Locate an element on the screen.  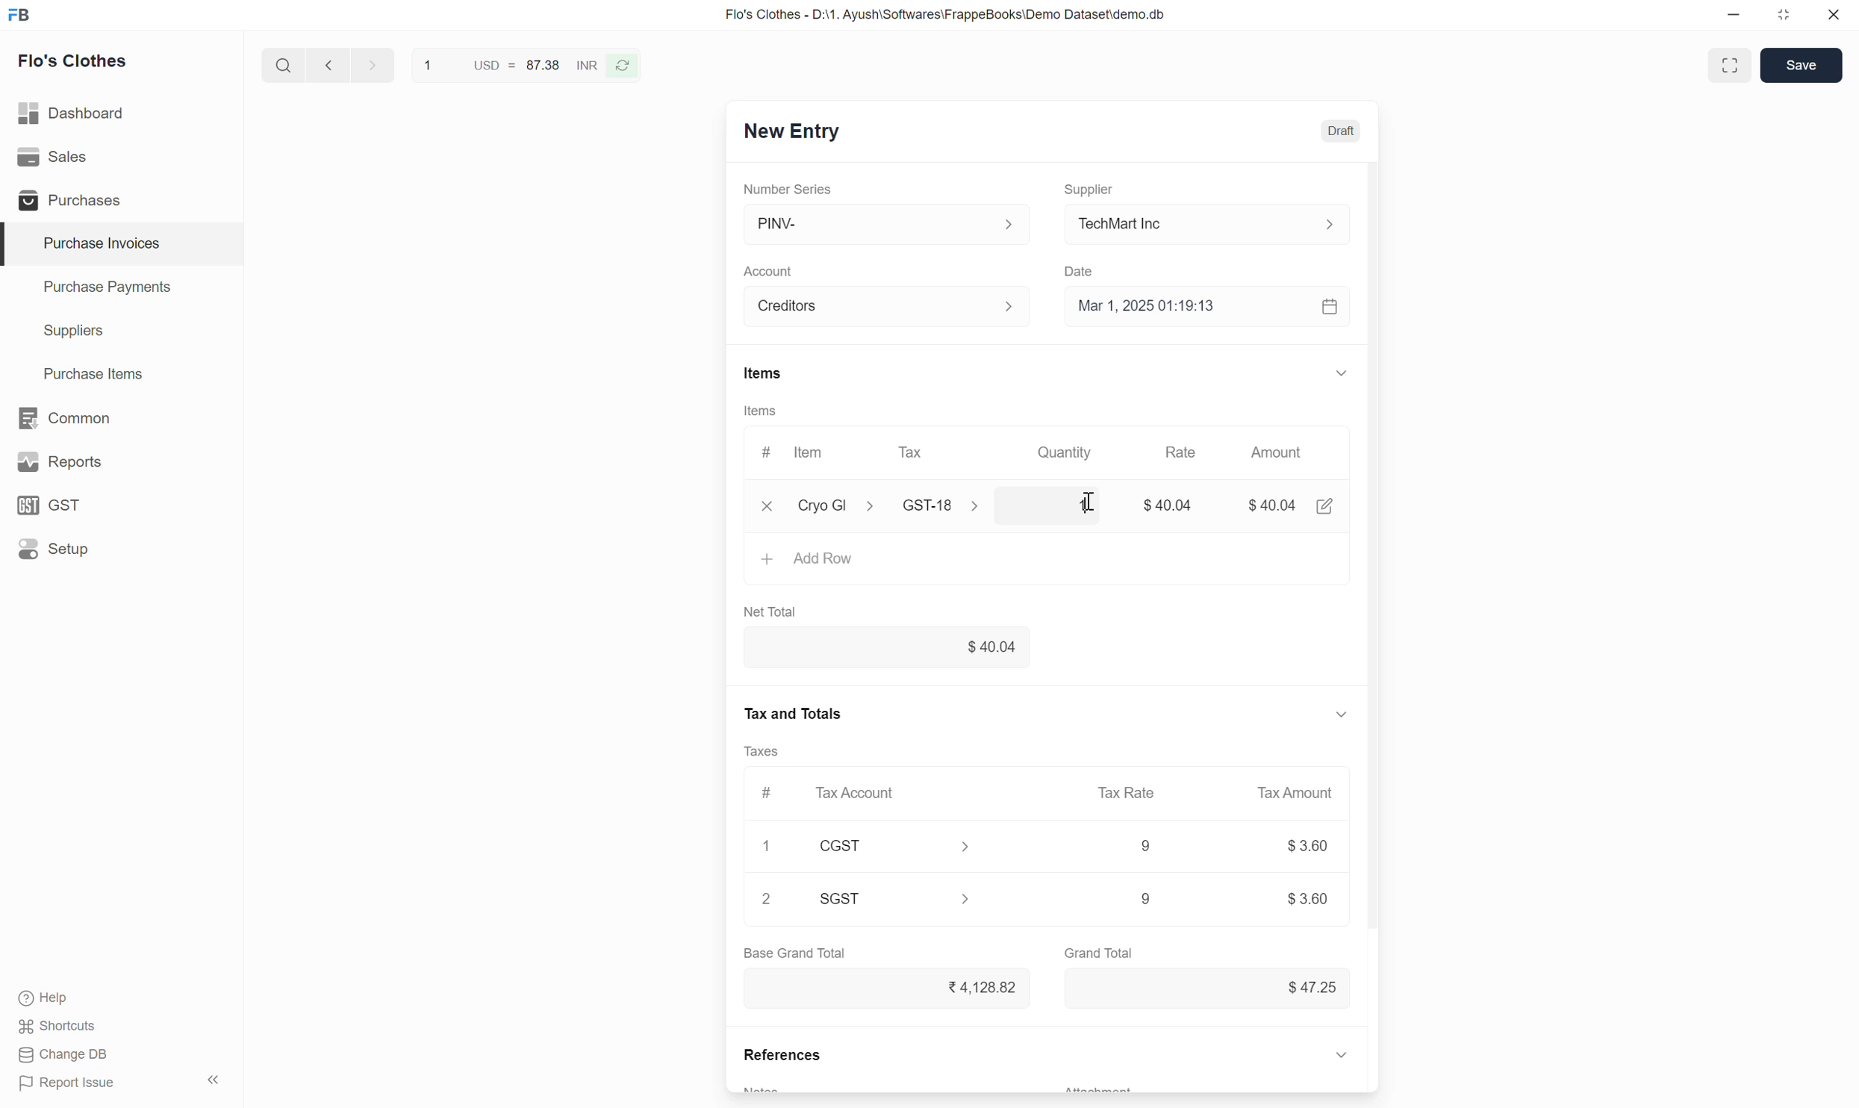
 CGST > is located at coordinates (900, 848).